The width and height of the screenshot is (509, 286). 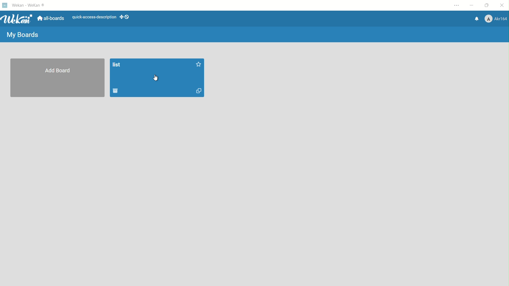 What do you see at coordinates (52, 18) in the screenshot?
I see `all boards` at bounding box center [52, 18].